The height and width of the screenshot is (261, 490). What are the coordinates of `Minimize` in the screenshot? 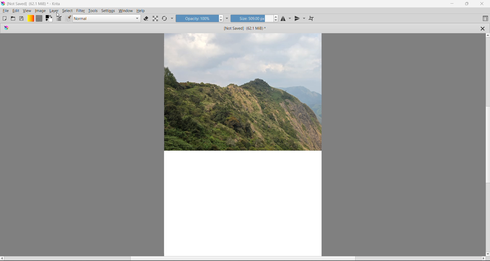 It's located at (451, 3).